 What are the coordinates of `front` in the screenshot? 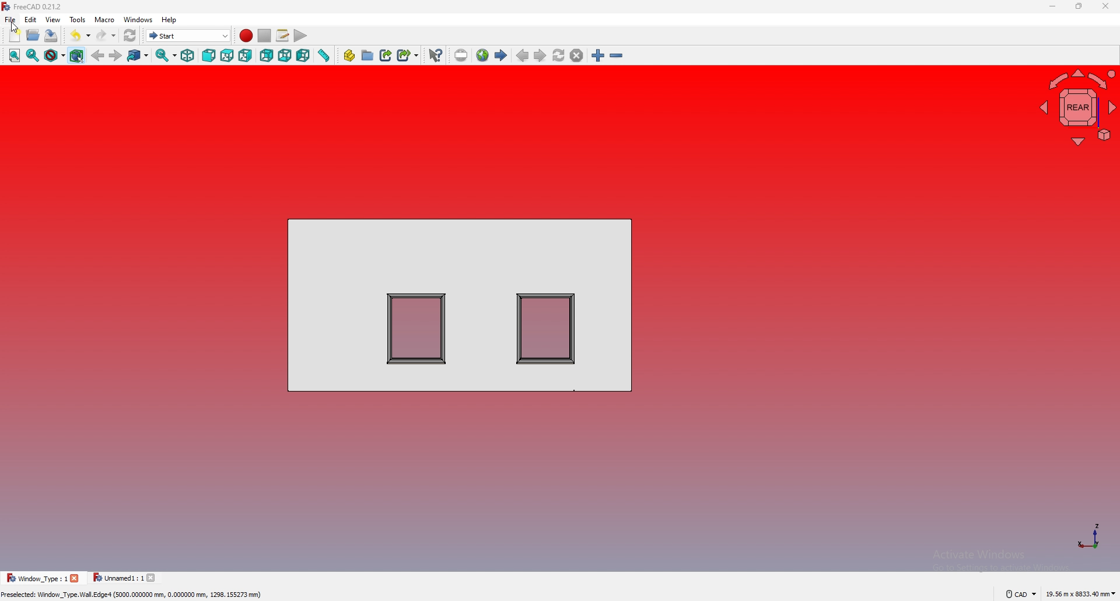 It's located at (210, 55).